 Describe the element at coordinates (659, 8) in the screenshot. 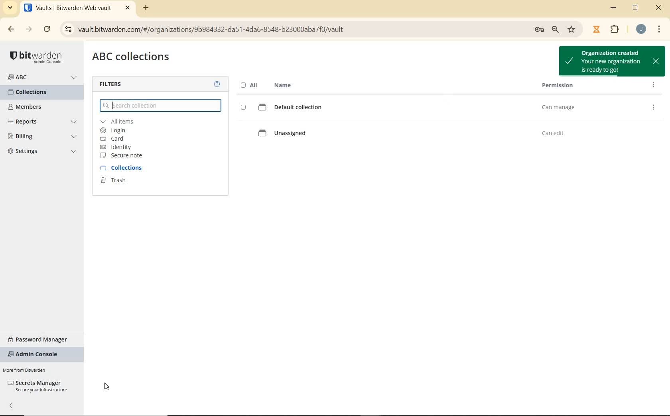

I see `close` at that location.